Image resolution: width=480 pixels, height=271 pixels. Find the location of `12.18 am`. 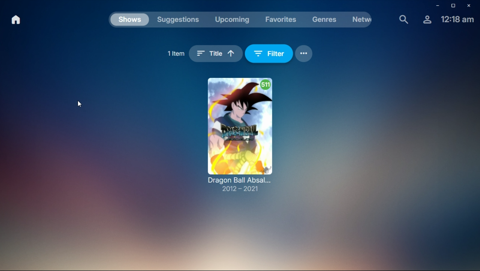

12.18 am is located at coordinates (457, 20).